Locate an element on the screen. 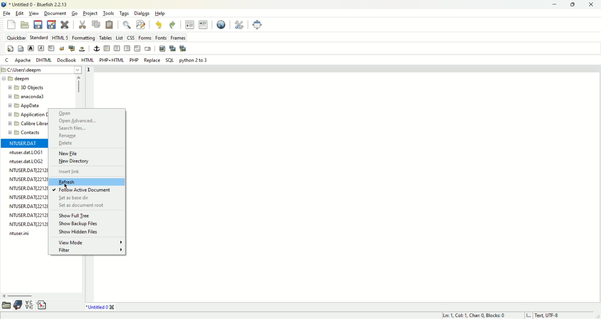 Image resolution: width=601 pixels, height=319 pixels. bookmarks is located at coordinates (18, 305).